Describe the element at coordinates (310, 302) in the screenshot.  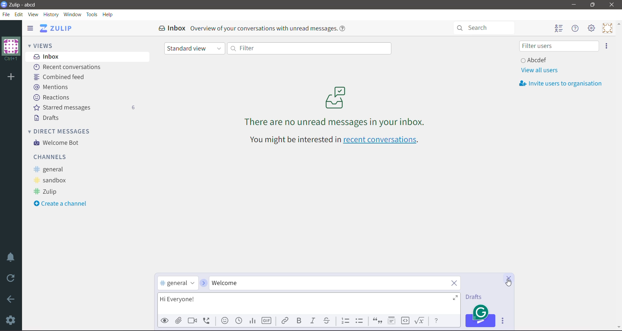
I see `Message typed` at that location.